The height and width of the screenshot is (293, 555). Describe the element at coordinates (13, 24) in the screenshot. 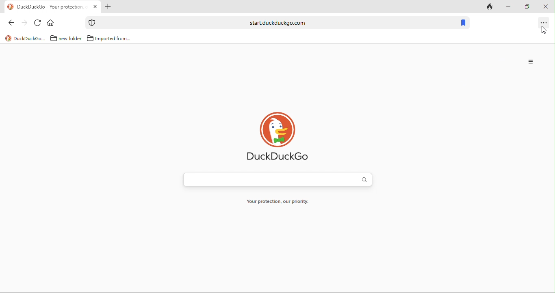

I see `back` at that location.